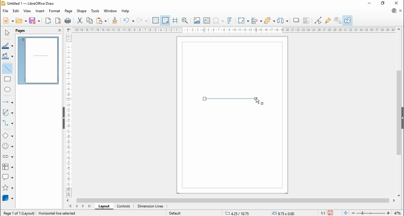 Image resolution: width=404 pixels, height=216 pixels. What do you see at coordinates (322, 213) in the screenshot?
I see `1:1` at bounding box center [322, 213].